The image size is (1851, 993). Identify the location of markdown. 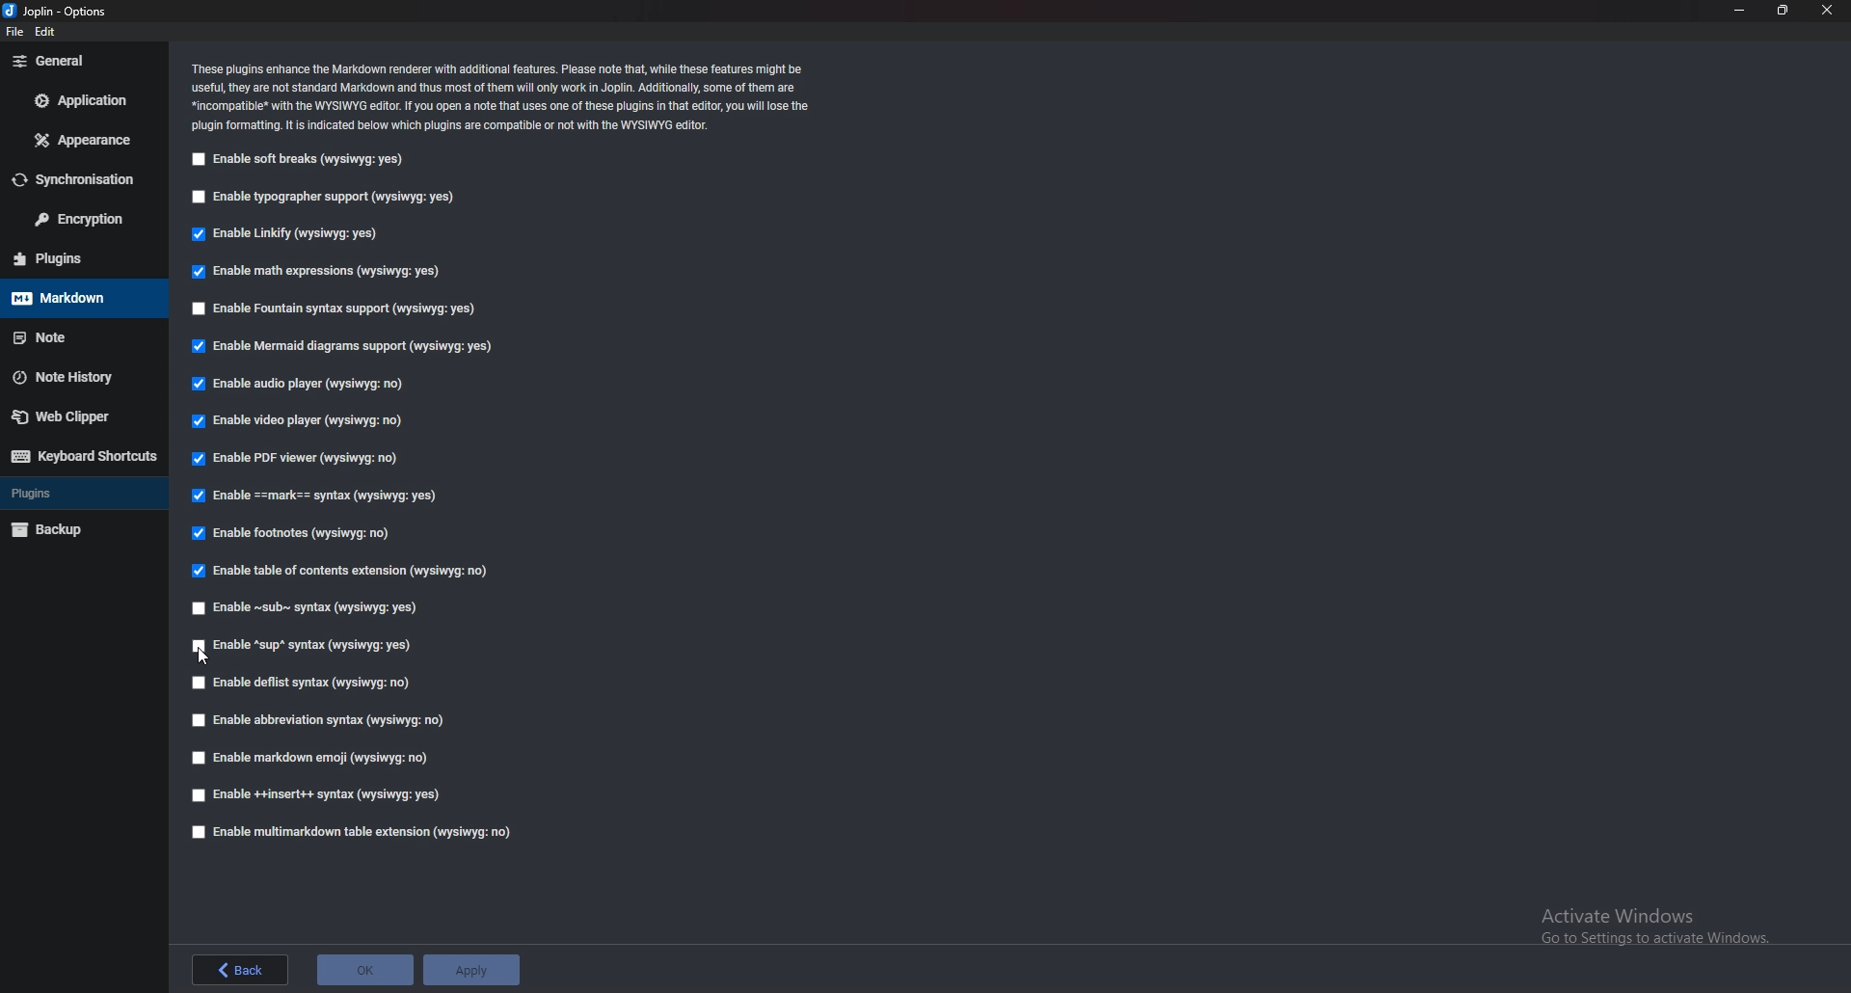
(84, 298).